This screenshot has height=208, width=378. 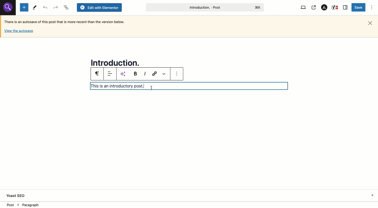 What do you see at coordinates (19, 32) in the screenshot?
I see `View autosave` at bounding box center [19, 32].